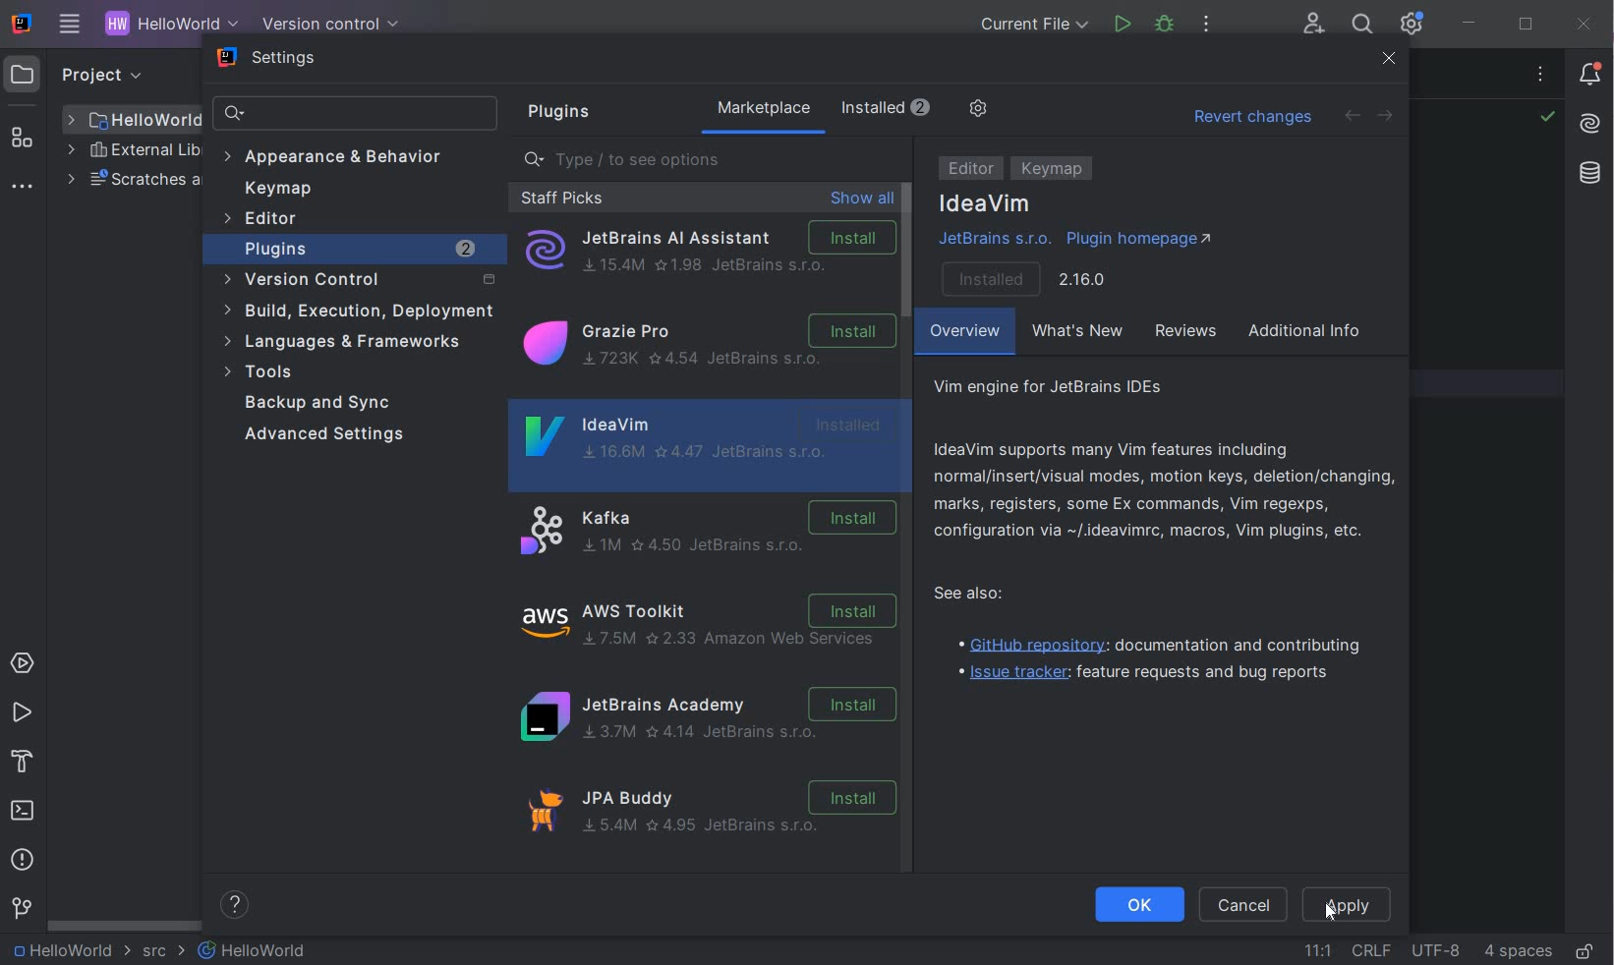 This screenshot has width=1614, height=965. Describe the element at coordinates (65, 26) in the screenshot. I see `MAIN MENU` at that location.